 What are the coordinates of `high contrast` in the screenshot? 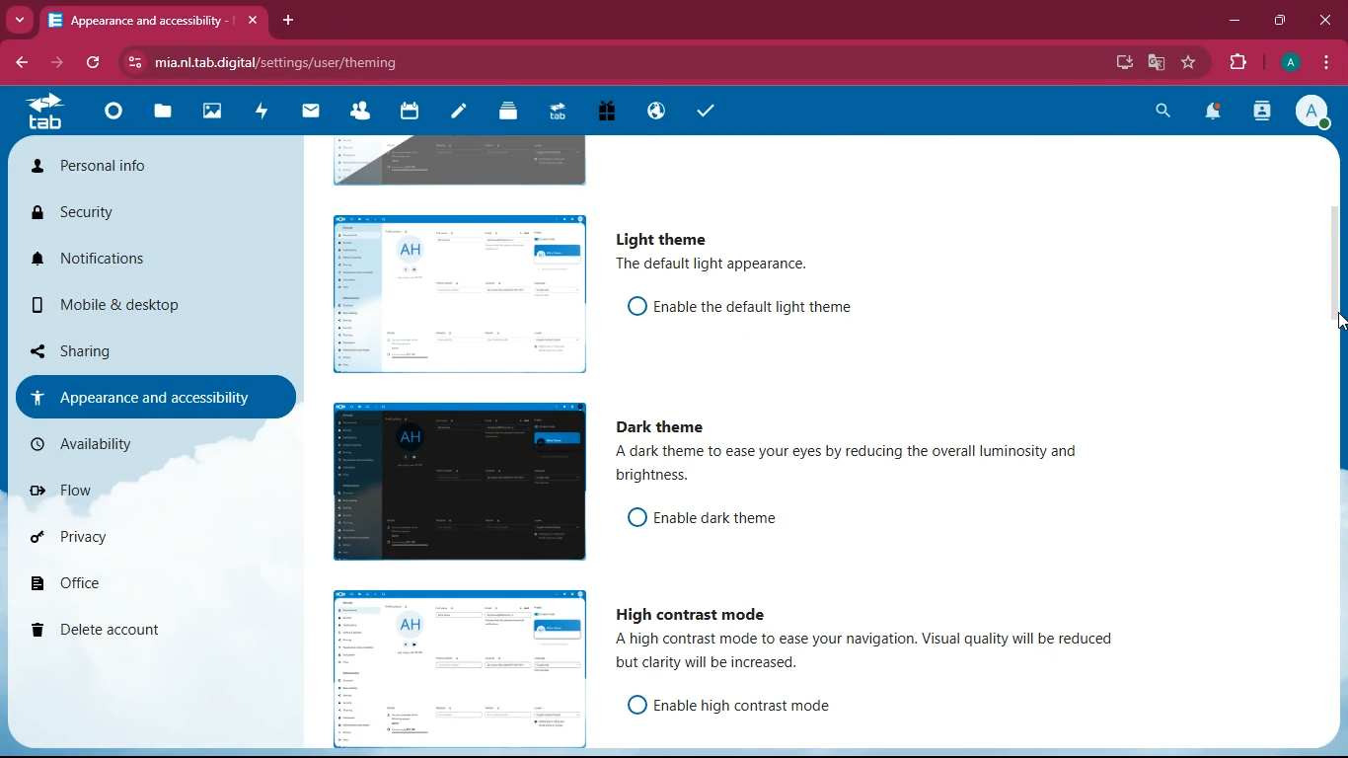 It's located at (692, 611).